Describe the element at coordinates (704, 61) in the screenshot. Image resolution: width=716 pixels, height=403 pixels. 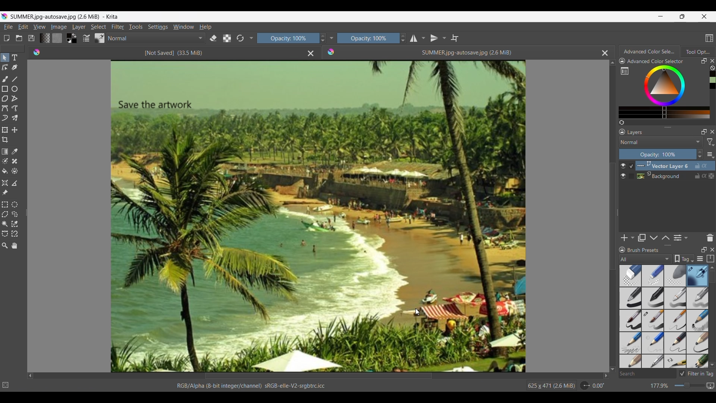
I see `Float panel` at that location.